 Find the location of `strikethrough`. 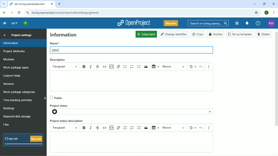

strikethrough is located at coordinates (98, 127).